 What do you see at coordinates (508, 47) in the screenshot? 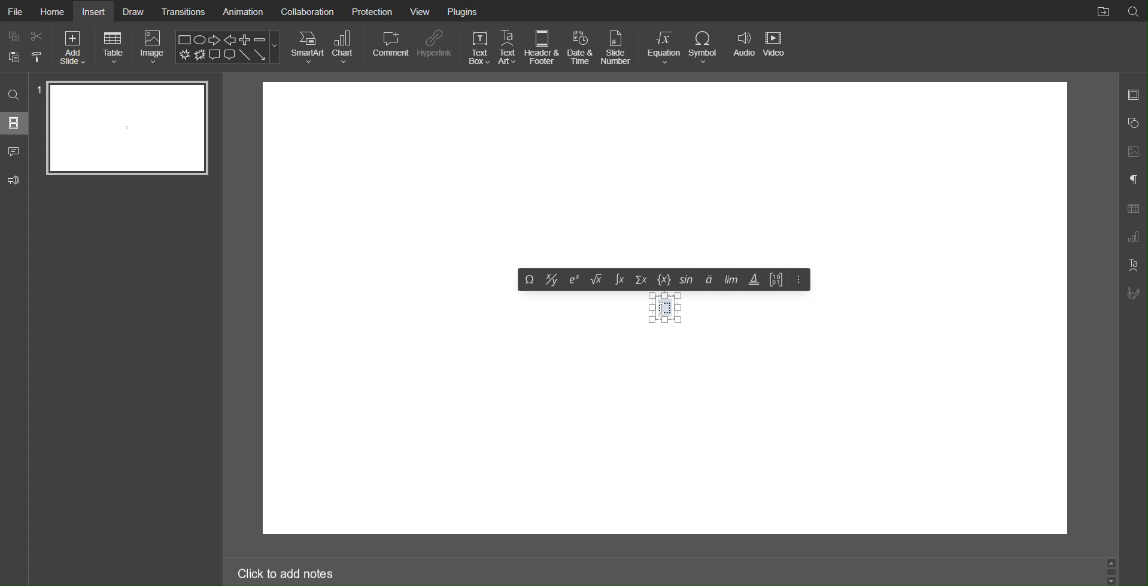
I see `Text Art` at bounding box center [508, 47].